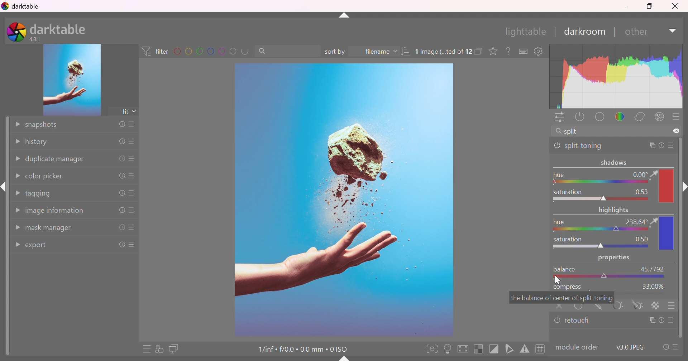 Image resolution: width=688 pixels, height=361 pixels. I want to click on slider, so click(610, 278).